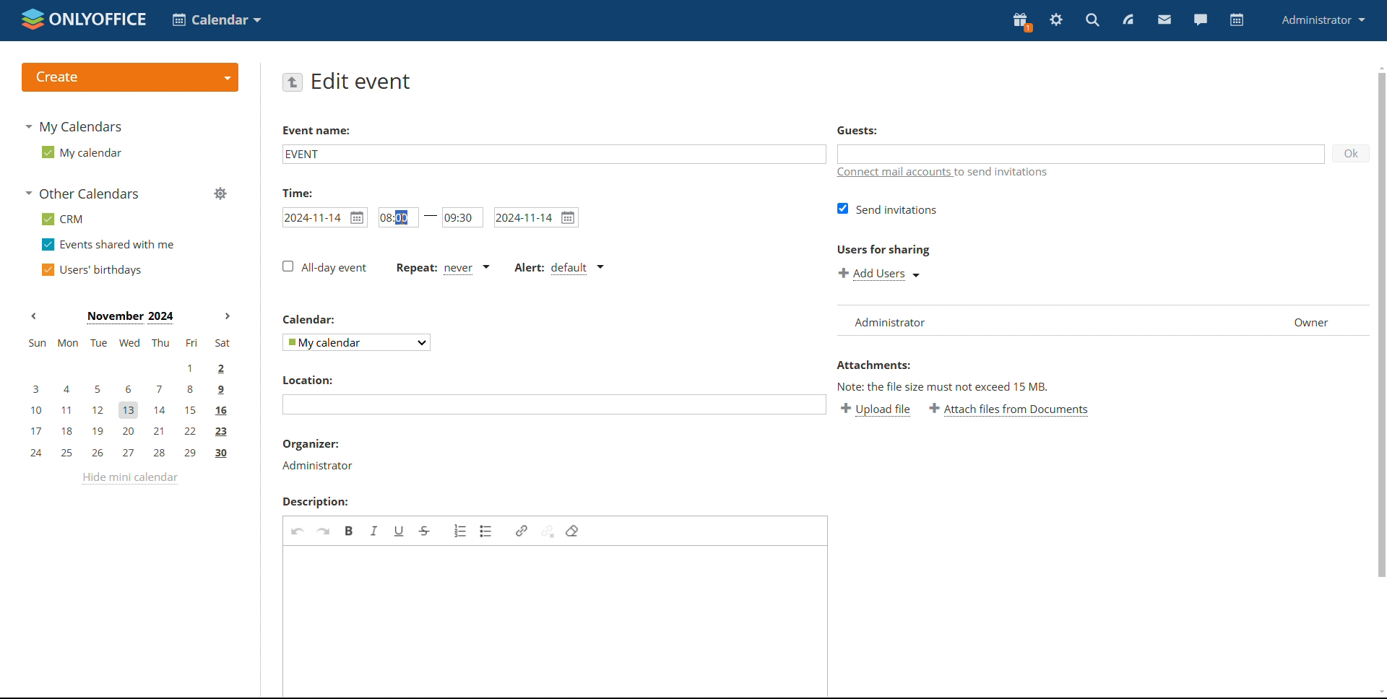  Describe the element at coordinates (129, 454) in the screenshot. I see `24, 25, 26, 27, 28, 29, 30` at that location.